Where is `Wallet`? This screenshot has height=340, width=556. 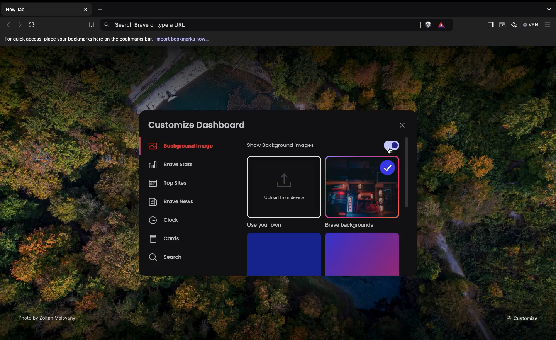
Wallet is located at coordinates (502, 26).